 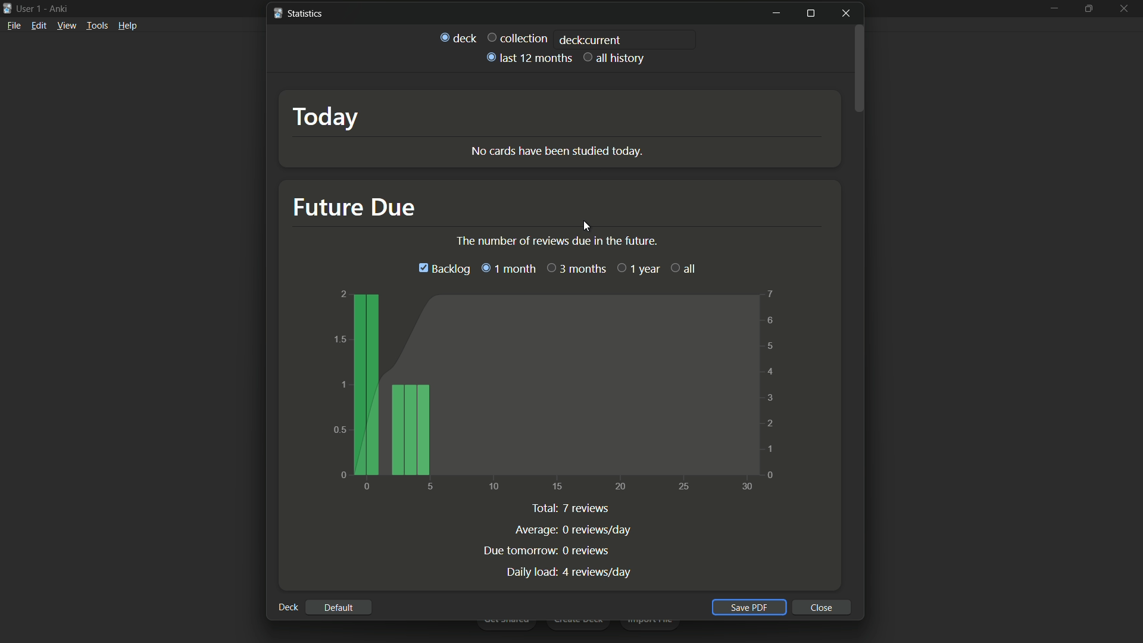 What do you see at coordinates (569, 572) in the screenshot?
I see `daily load : 4 reviews per day` at bounding box center [569, 572].